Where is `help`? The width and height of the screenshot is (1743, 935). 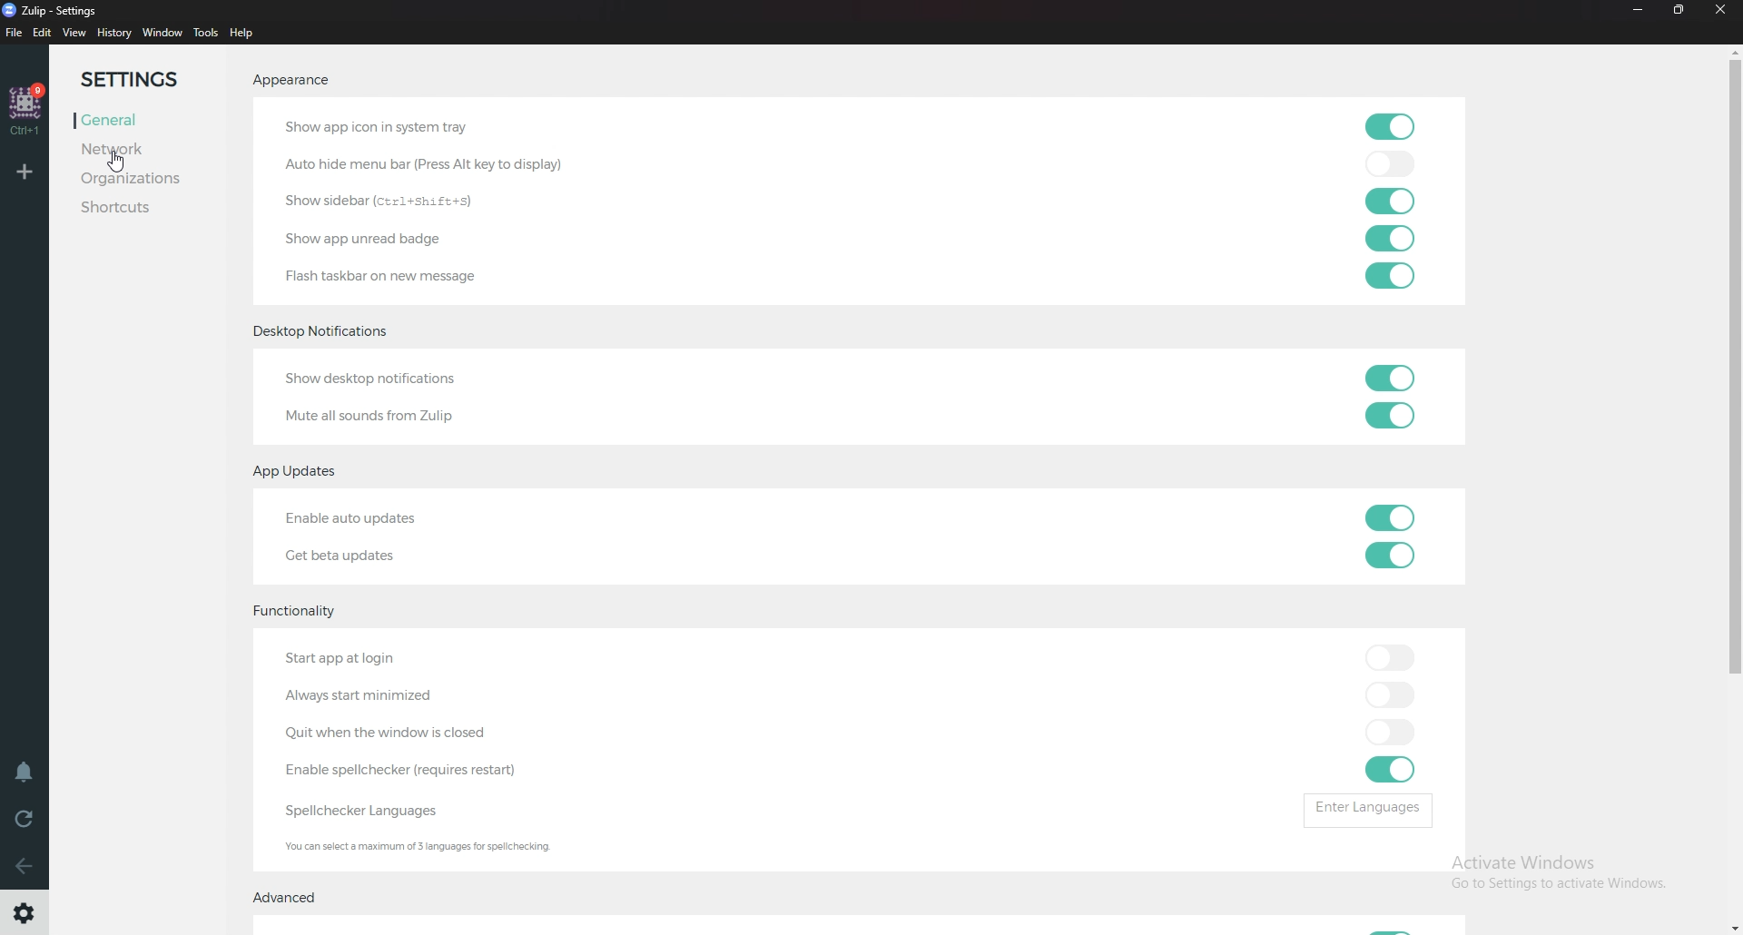
help is located at coordinates (241, 34).